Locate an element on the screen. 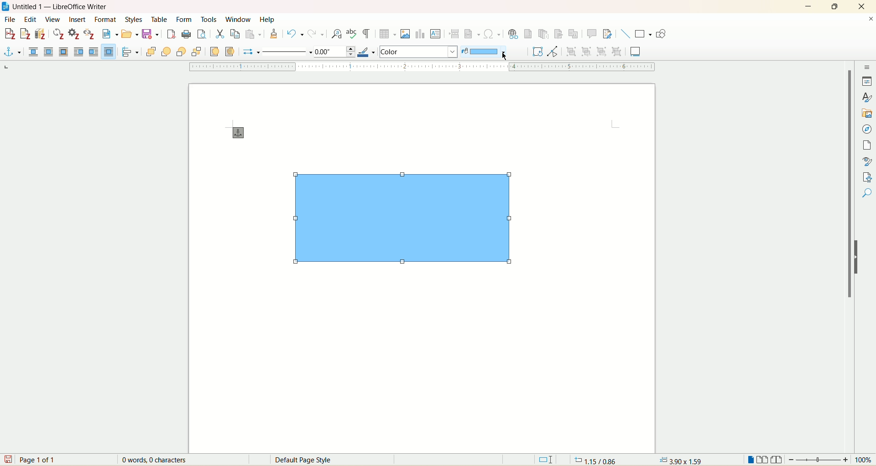  tools is located at coordinates (209, 19).